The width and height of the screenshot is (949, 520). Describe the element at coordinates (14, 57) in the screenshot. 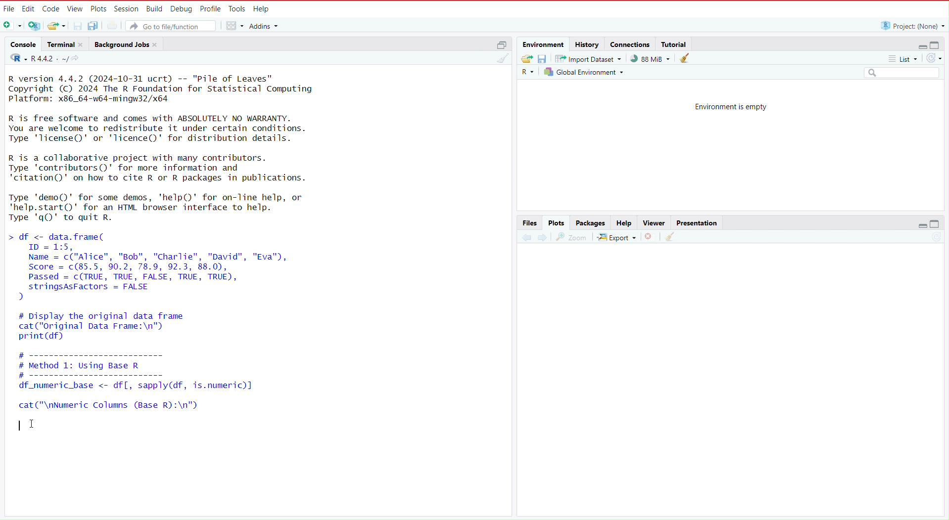

I see `language select` at that location.